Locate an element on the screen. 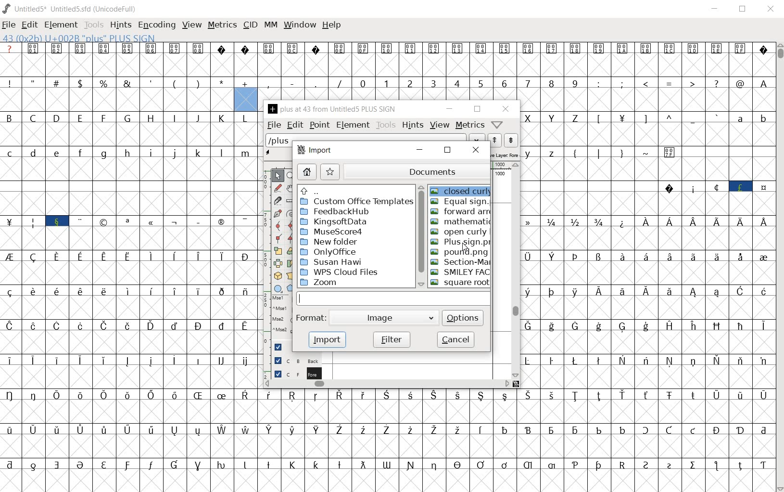  Latin extended characters is located at coordinates (705, 233).